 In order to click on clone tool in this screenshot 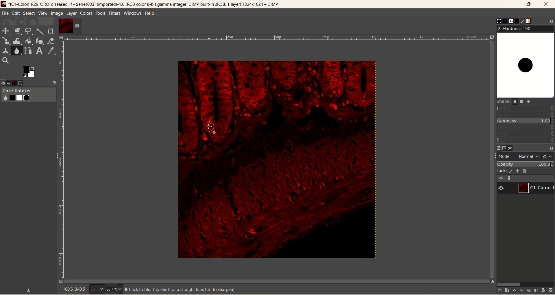, I will do `click(5, 51)`.